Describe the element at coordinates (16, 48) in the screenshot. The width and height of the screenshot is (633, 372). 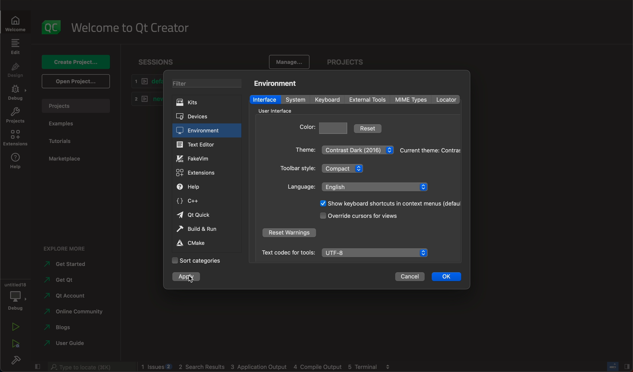
I see `edit` at that location.